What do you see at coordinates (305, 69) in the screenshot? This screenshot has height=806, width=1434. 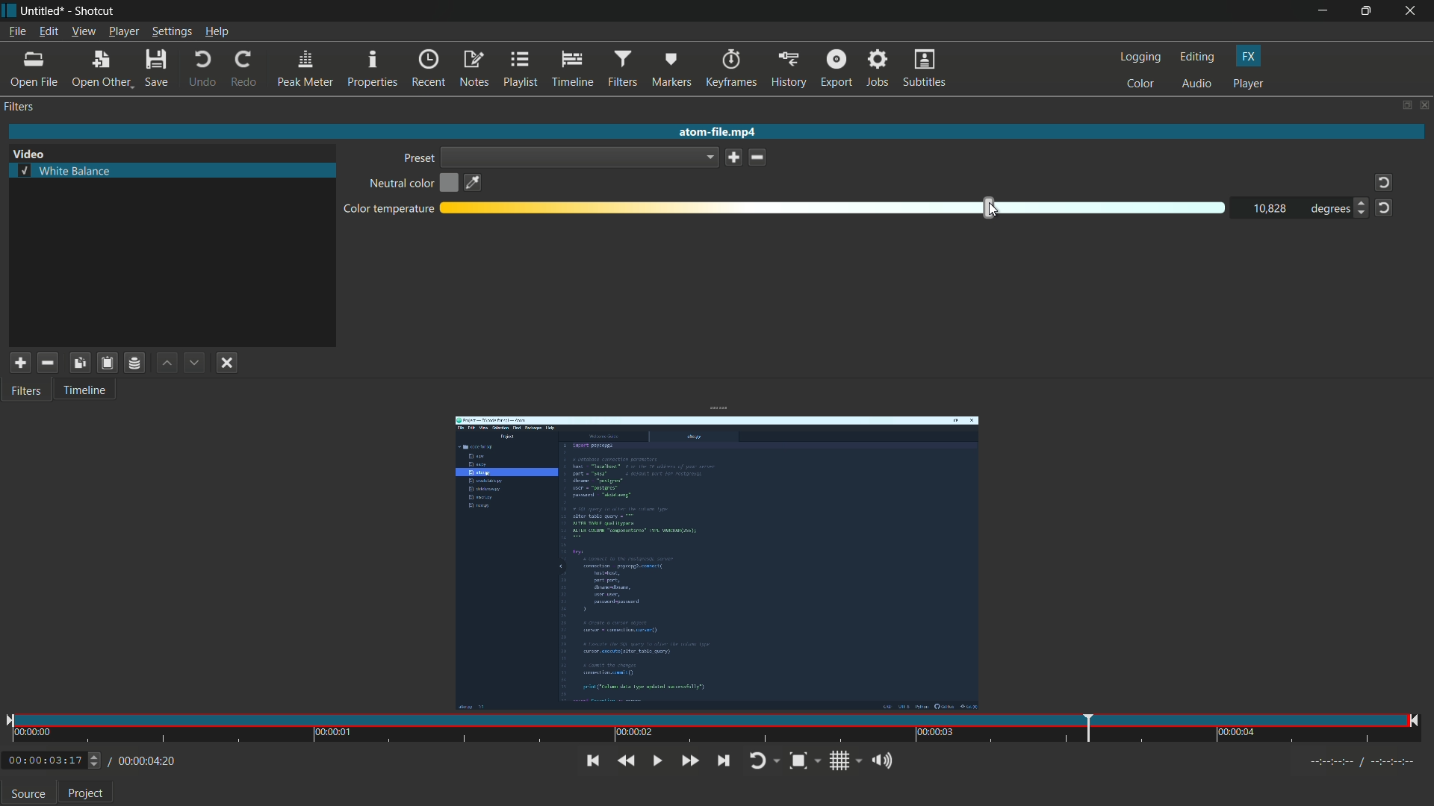 I see `peak meter` at bounding box center [305, 69].